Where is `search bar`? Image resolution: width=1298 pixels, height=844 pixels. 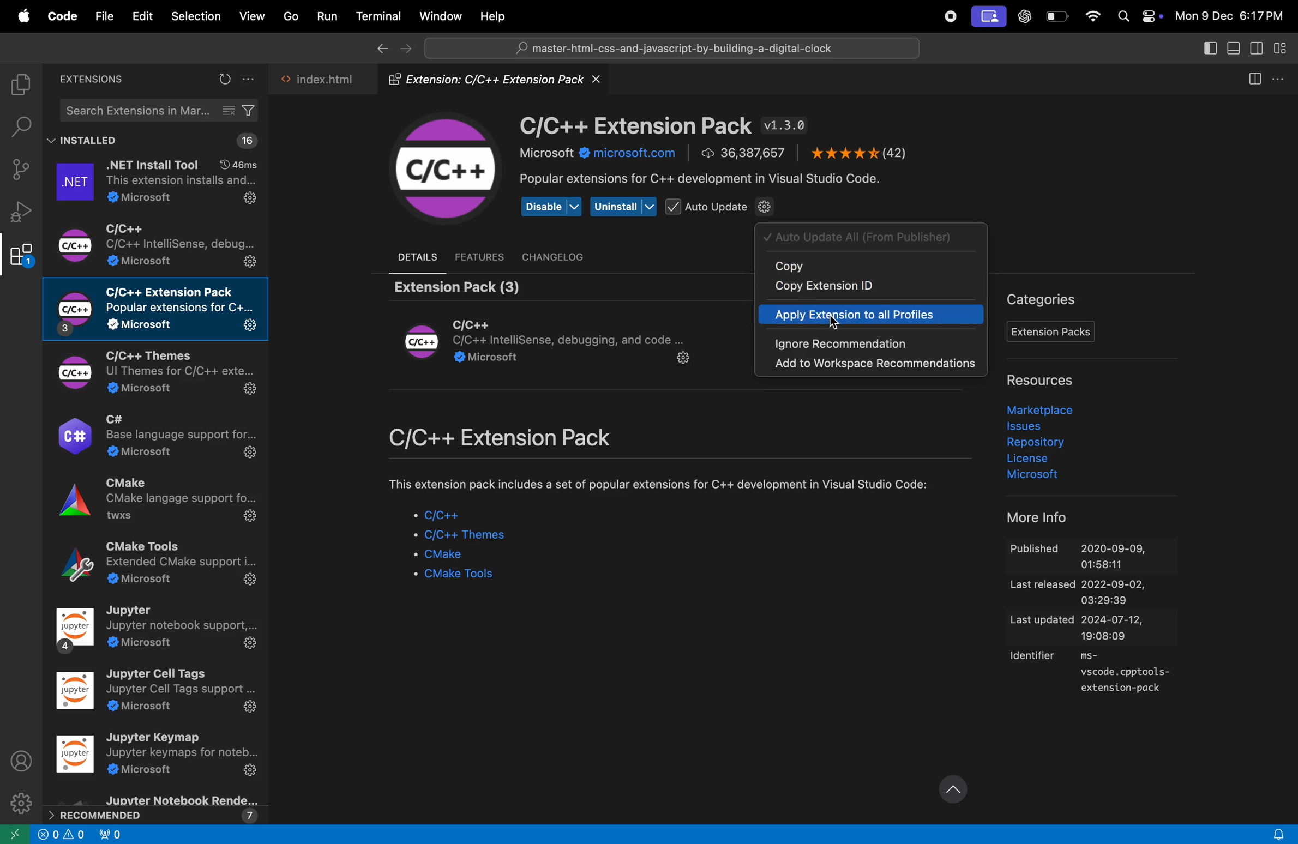 search bar is located at coordinates (20, 125).